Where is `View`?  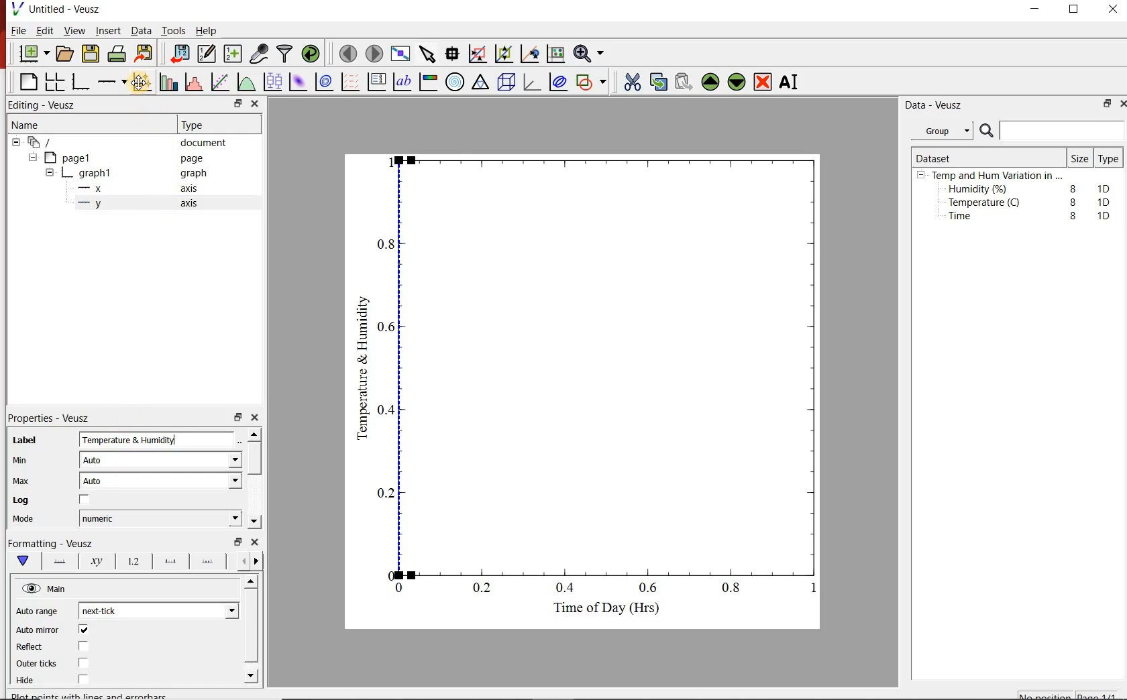
View is located at coordinates (74, 31).